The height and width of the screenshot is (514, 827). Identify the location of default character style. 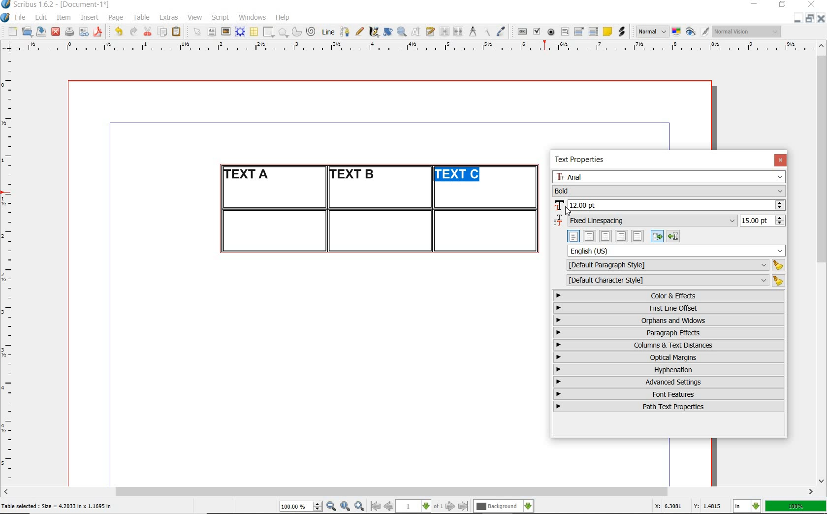
(672, 281).